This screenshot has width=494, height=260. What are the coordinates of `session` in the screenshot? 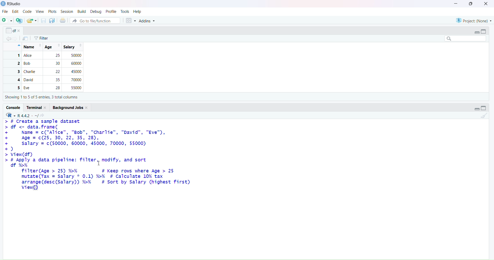 It's located at (67, 12).